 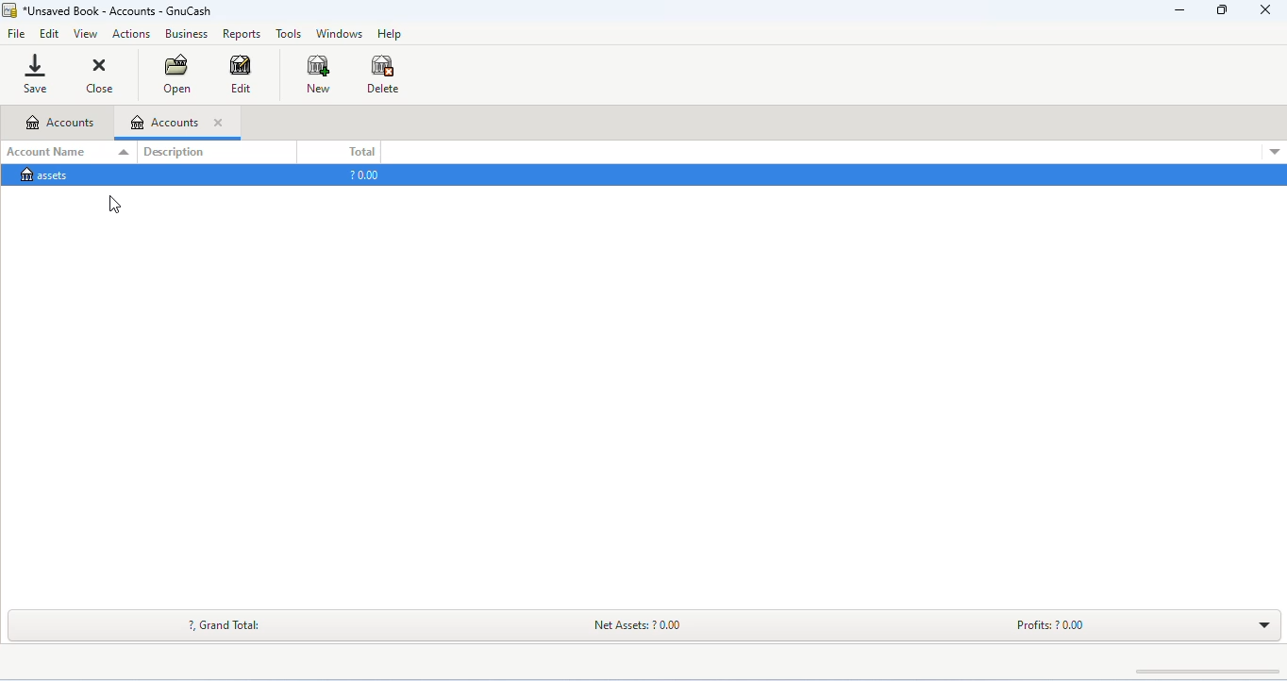 I want to click on profits: ? 0.00, so click(x=1045, y=625).